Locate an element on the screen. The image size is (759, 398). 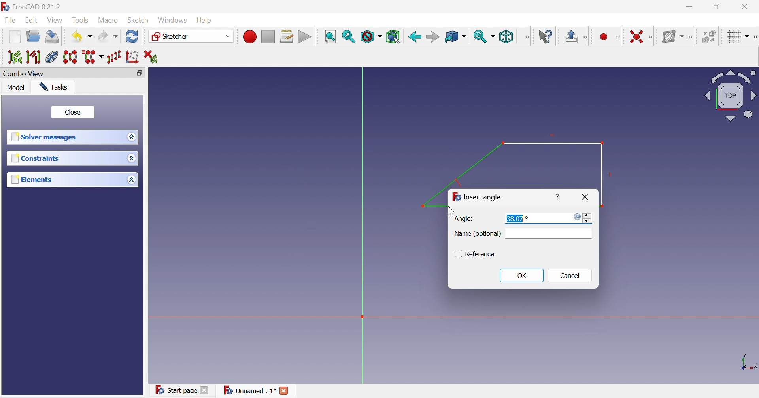
Macro is located at coordinates (108, 21).